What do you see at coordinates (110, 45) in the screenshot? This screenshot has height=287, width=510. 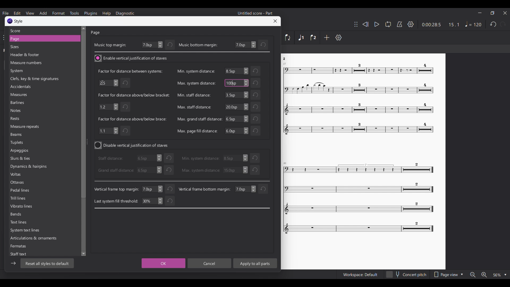 I see `Music top margin` at bounding box center [110, 45].